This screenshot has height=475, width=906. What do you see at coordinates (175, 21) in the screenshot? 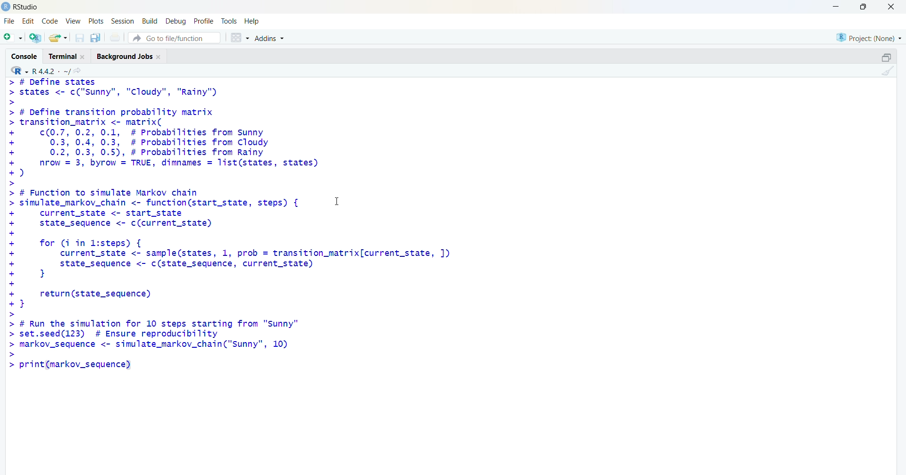
I see `debug` at bounding box center [175, 21].